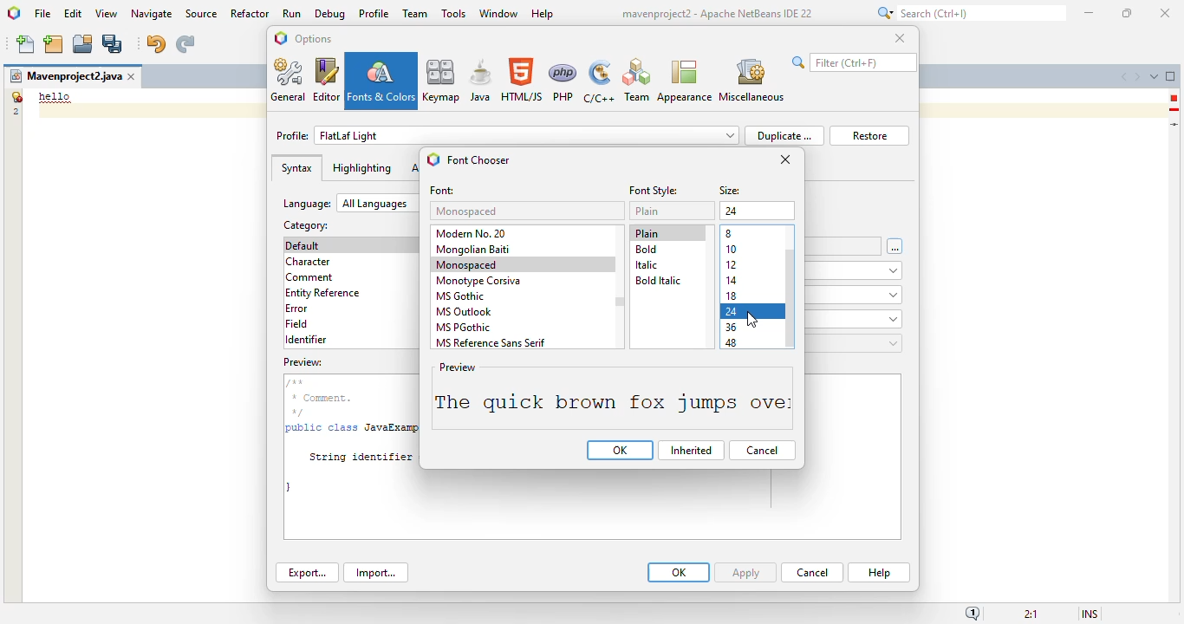  I want to click on syntax, so click(296, 168).